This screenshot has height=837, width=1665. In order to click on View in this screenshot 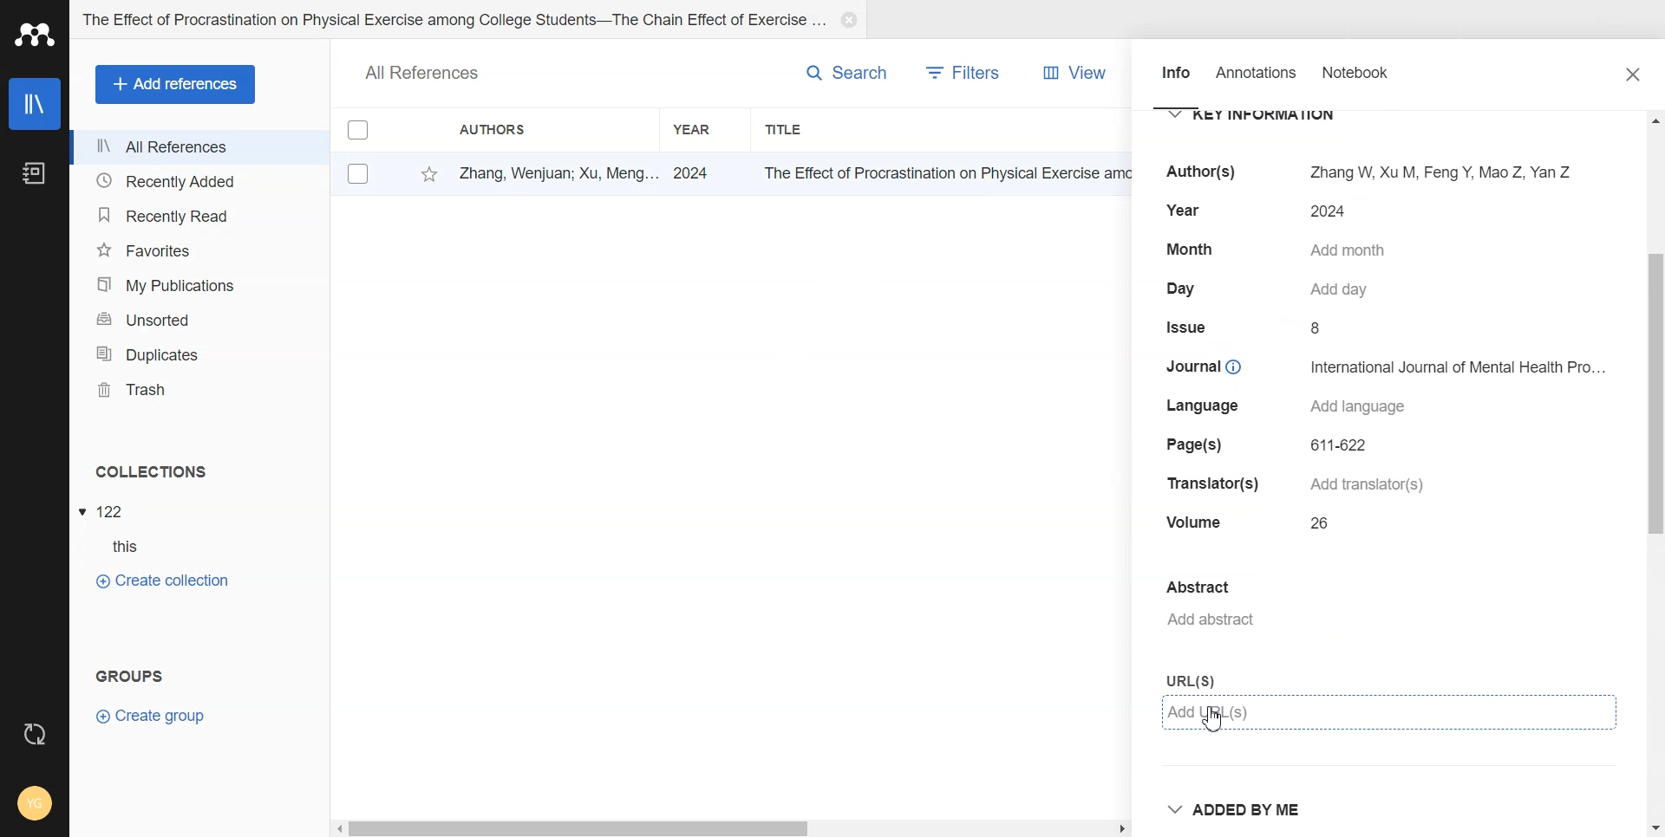, I will do `click(1071, 72)`.